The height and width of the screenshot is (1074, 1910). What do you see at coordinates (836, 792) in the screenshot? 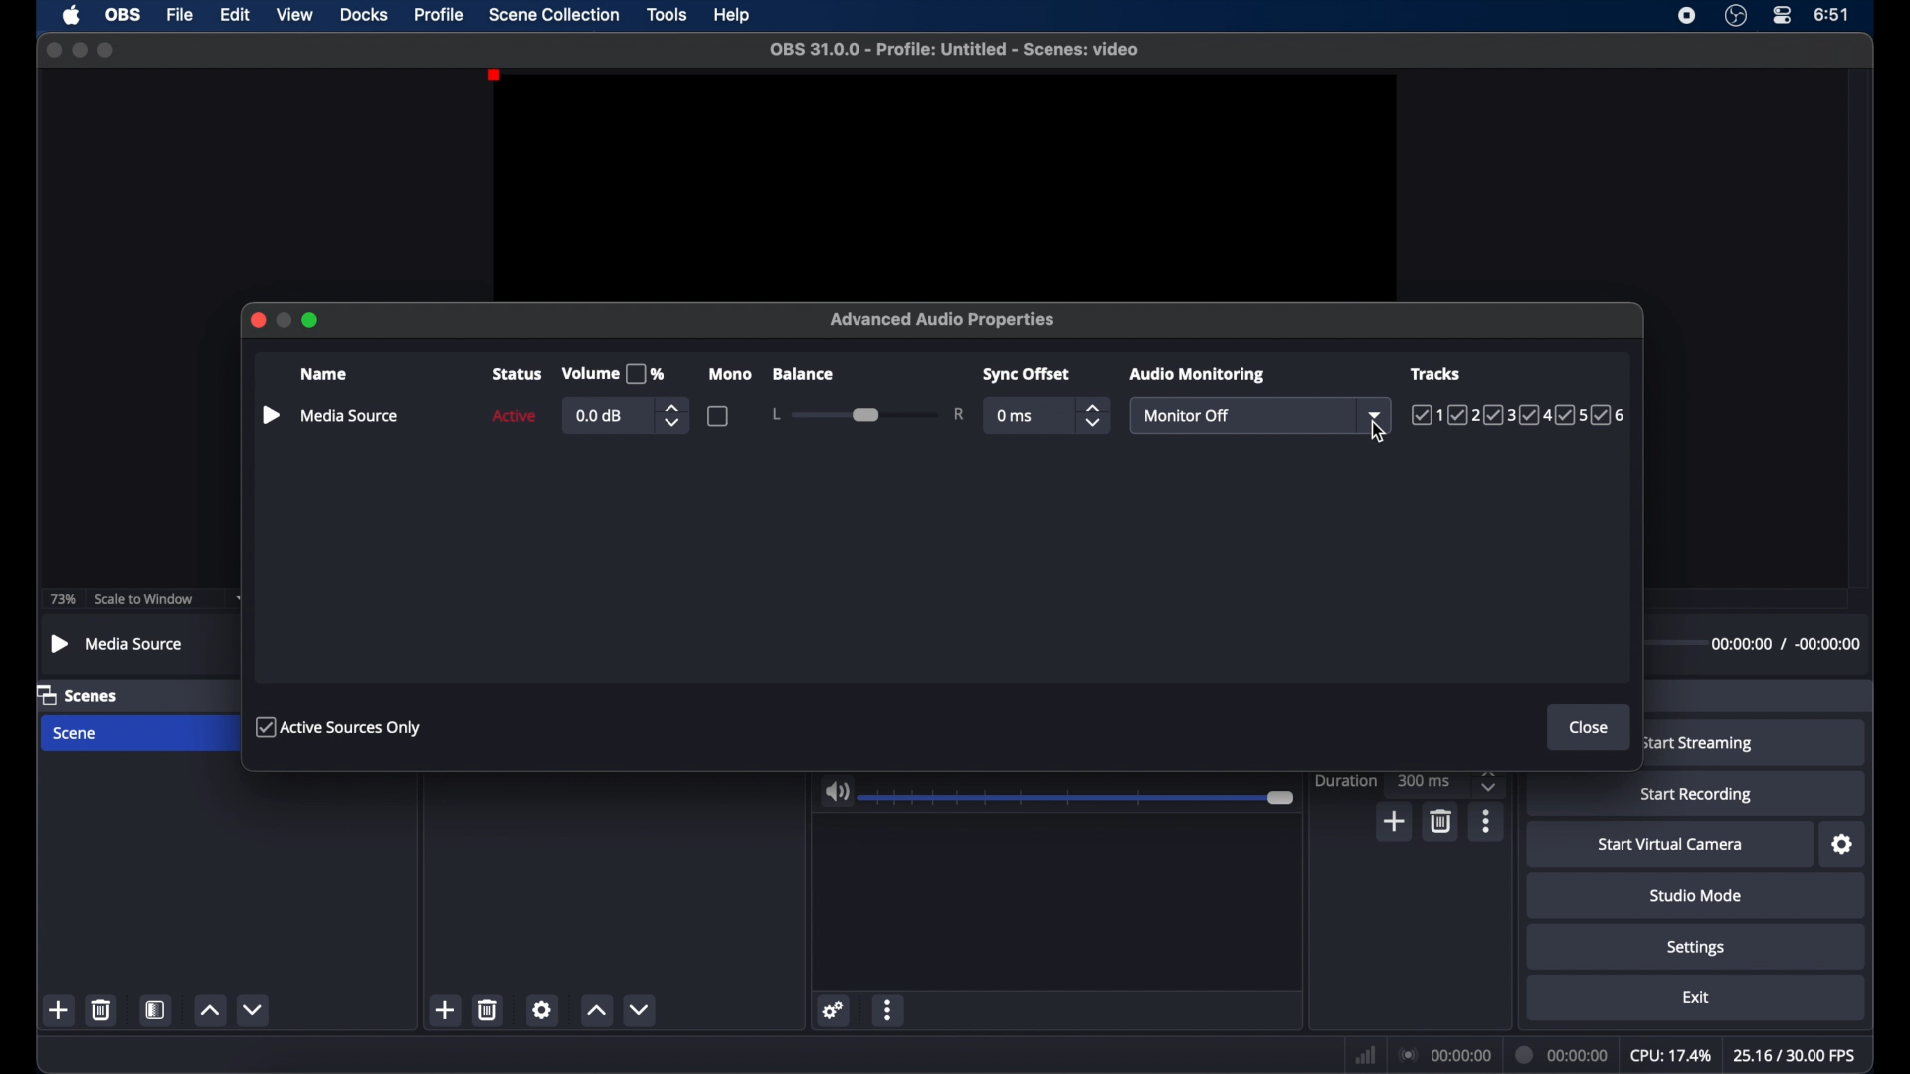
I see `volume` at bounding box center [836, 792].